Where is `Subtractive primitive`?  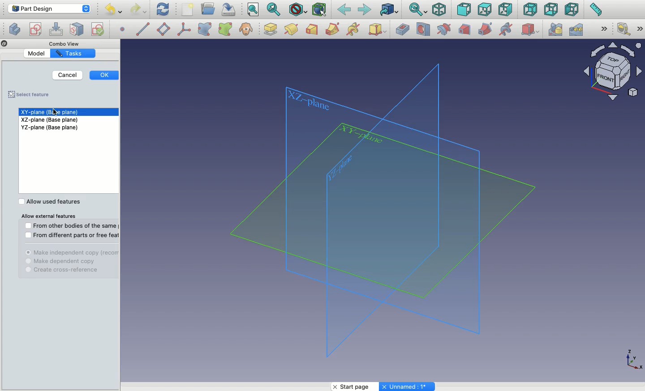 Subtractive primitive is located at coordinates (530, 30).